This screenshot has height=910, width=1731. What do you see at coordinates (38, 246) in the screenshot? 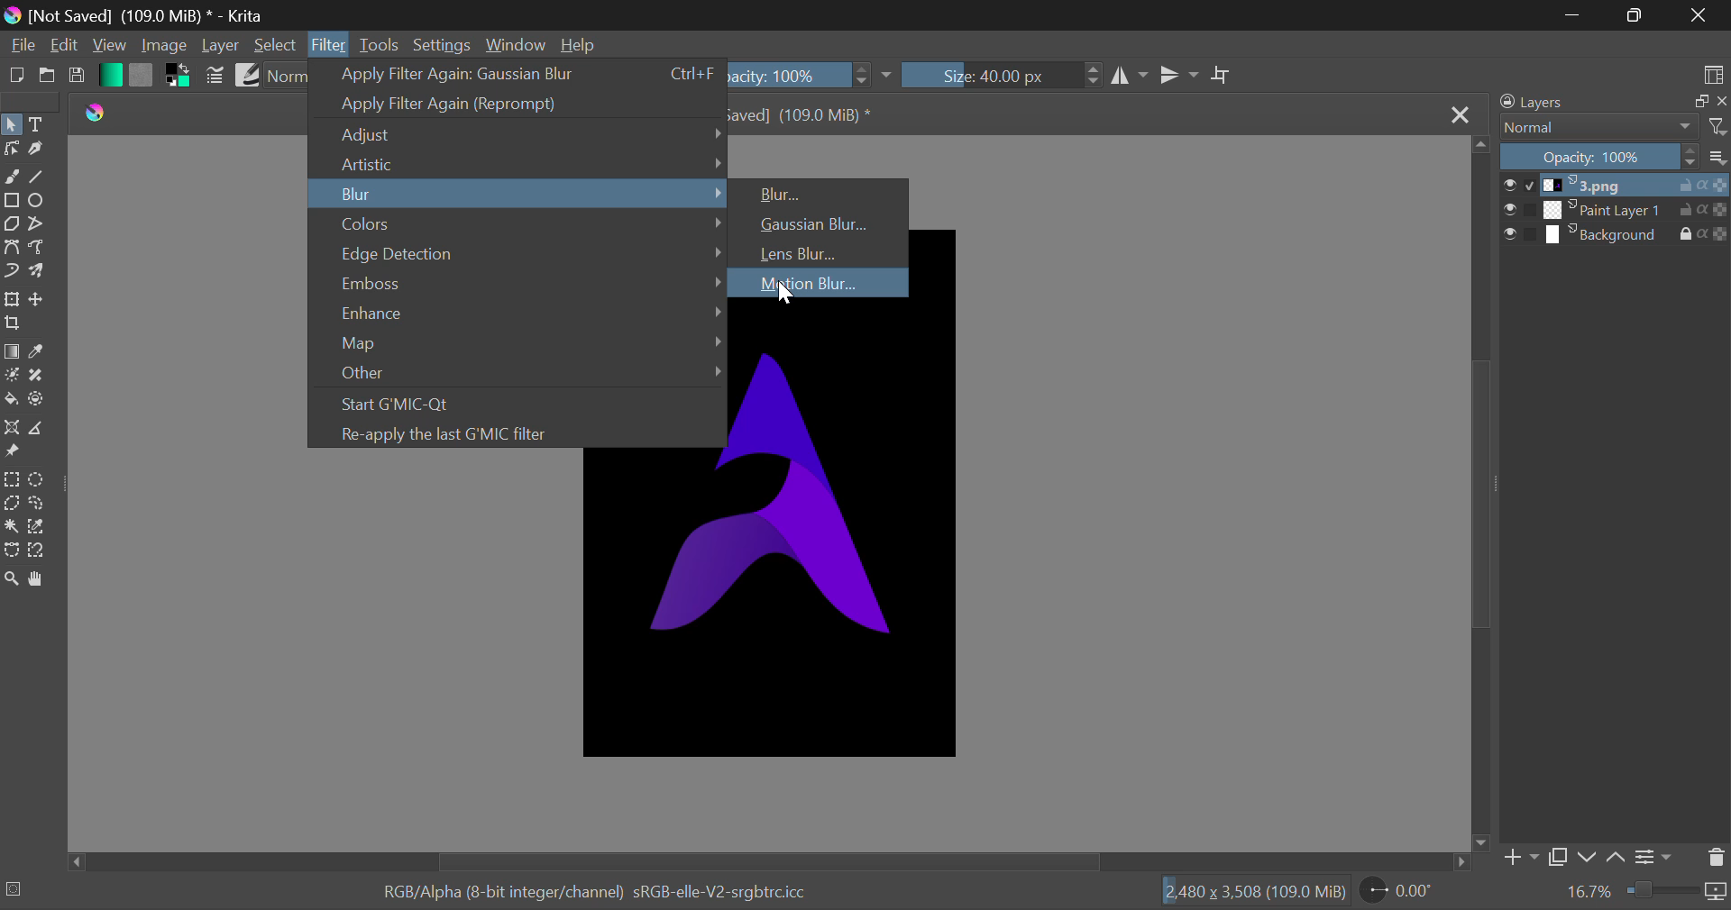
I see `Freehand Path Tool` at bounding box center [38, 246].